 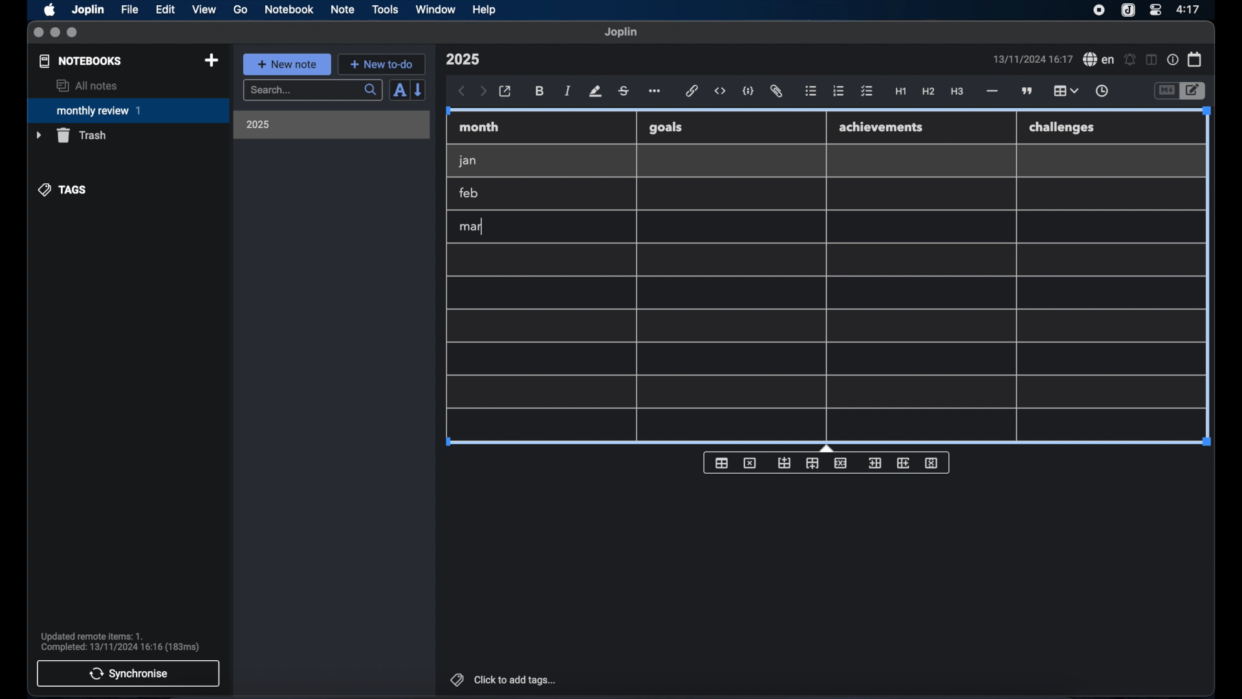 What do you see at coordinates (595, 91) in the screenshot?
I see `highlight` at bounding box center [595, 91].